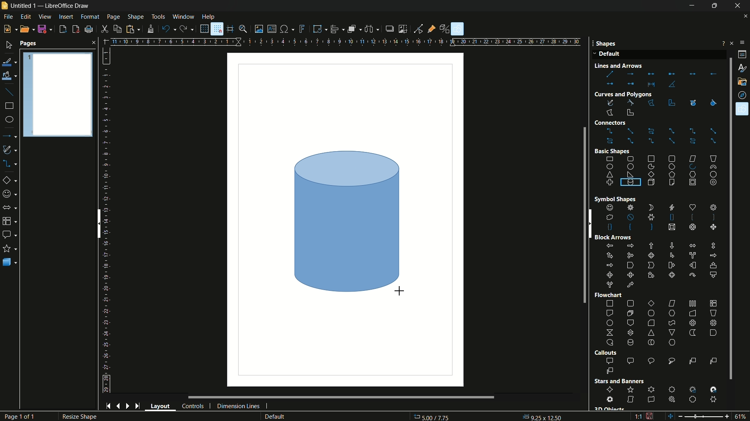  What do you see at coordinates (10, 262) in the screenshot?
I see `3D objects` at bounding box center [10, 262].